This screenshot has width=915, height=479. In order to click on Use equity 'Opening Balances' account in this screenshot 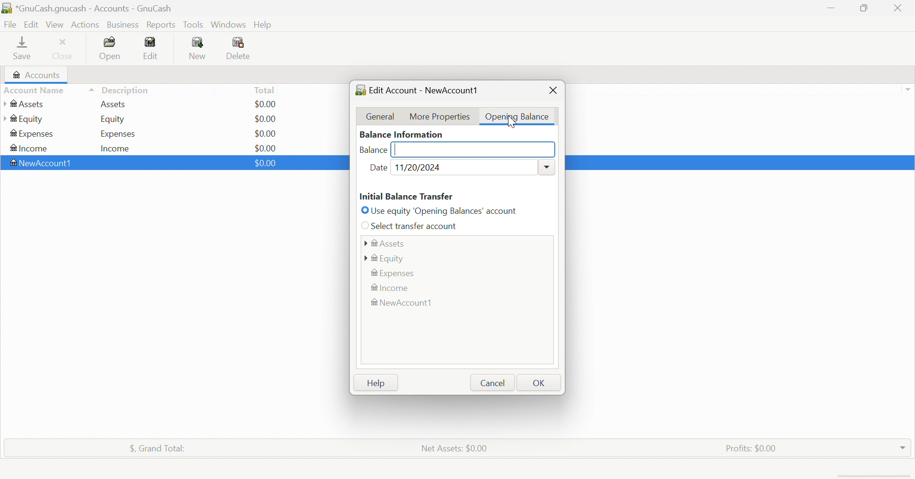, I will do `click(441, 210)`.